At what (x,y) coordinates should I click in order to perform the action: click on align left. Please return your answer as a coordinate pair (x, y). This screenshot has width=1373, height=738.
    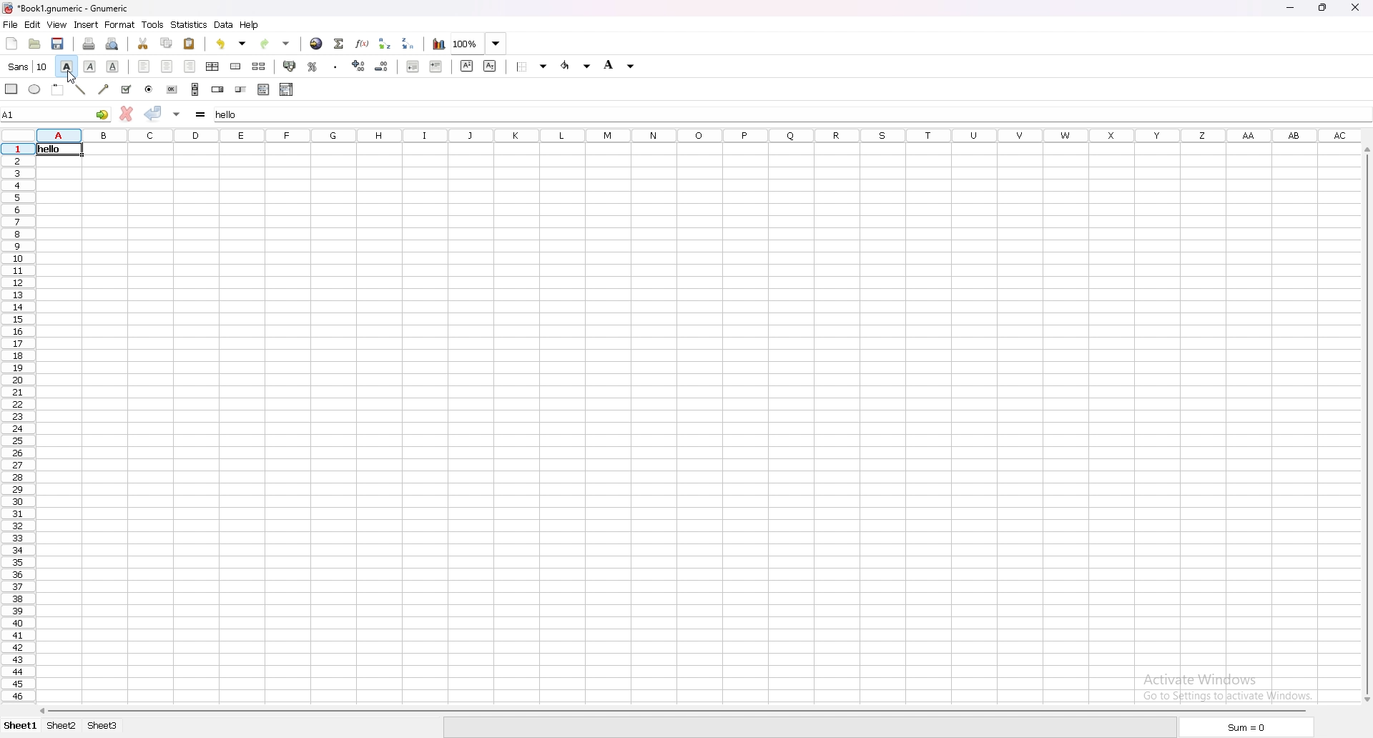
    Looking at the image, I should click on (143, 67).